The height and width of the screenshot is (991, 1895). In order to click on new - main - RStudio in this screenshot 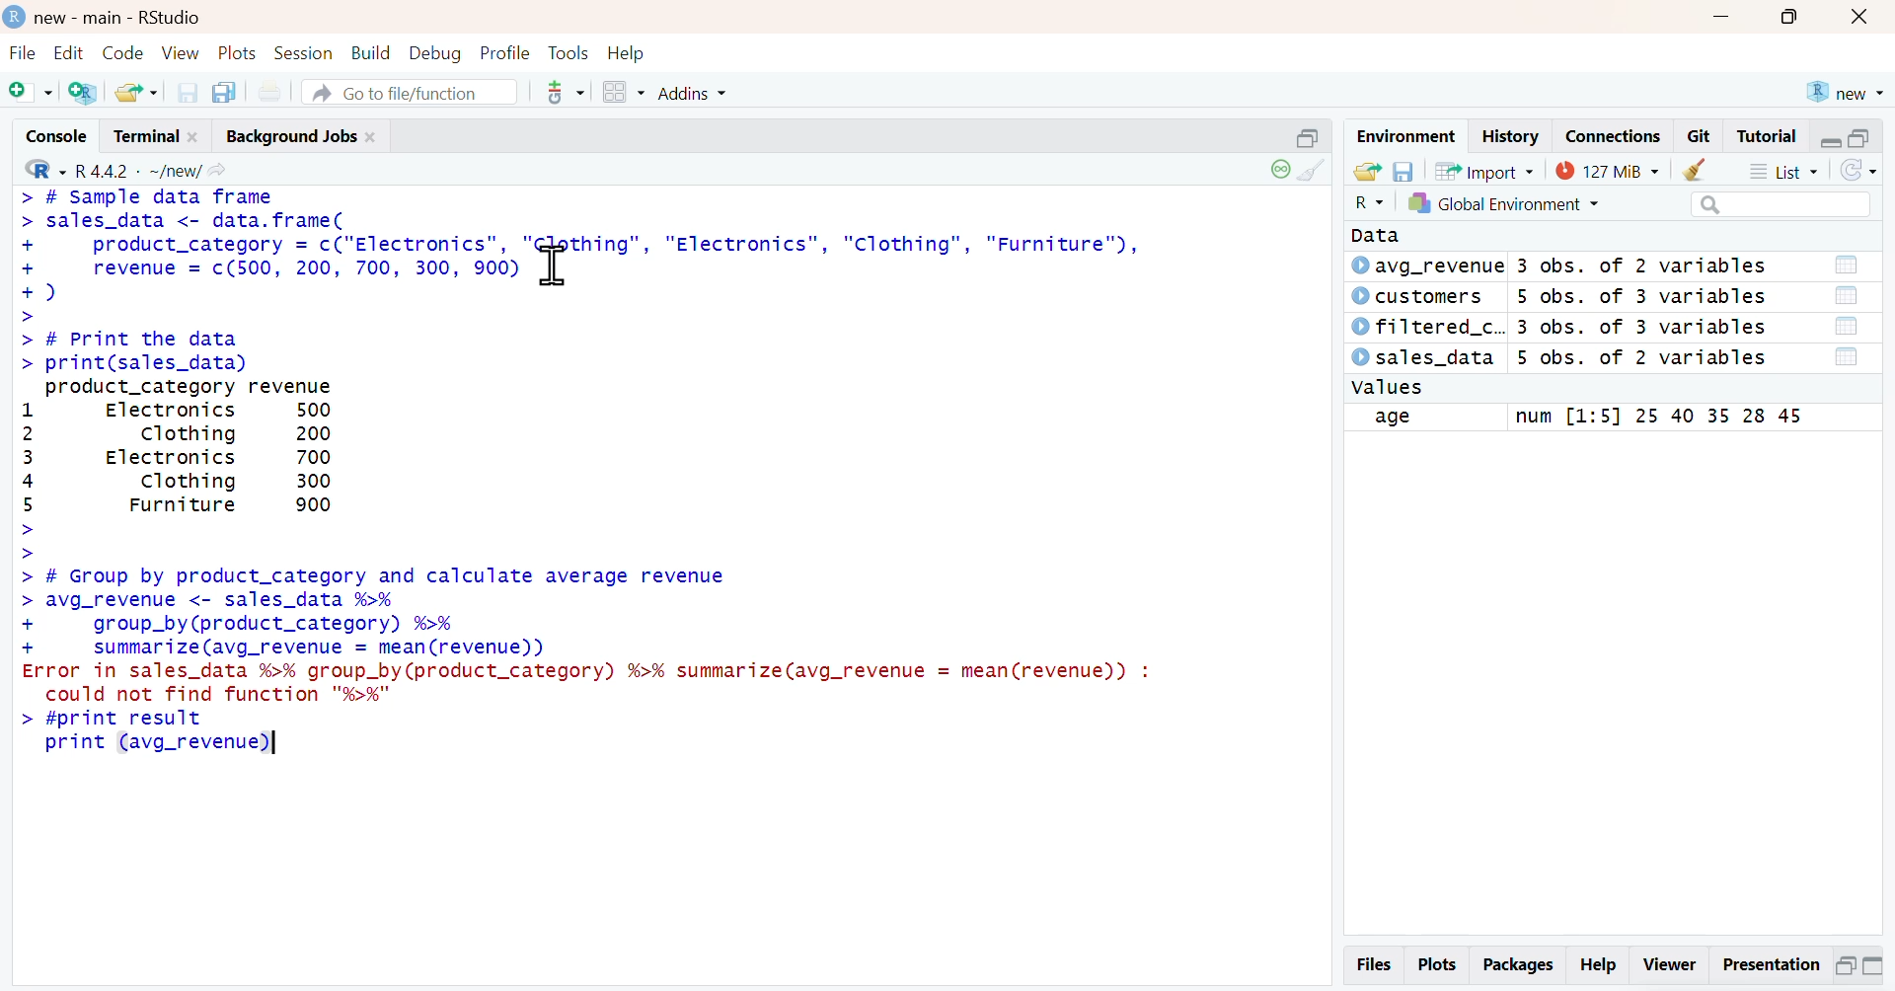, I will do `click(119, 18)`.